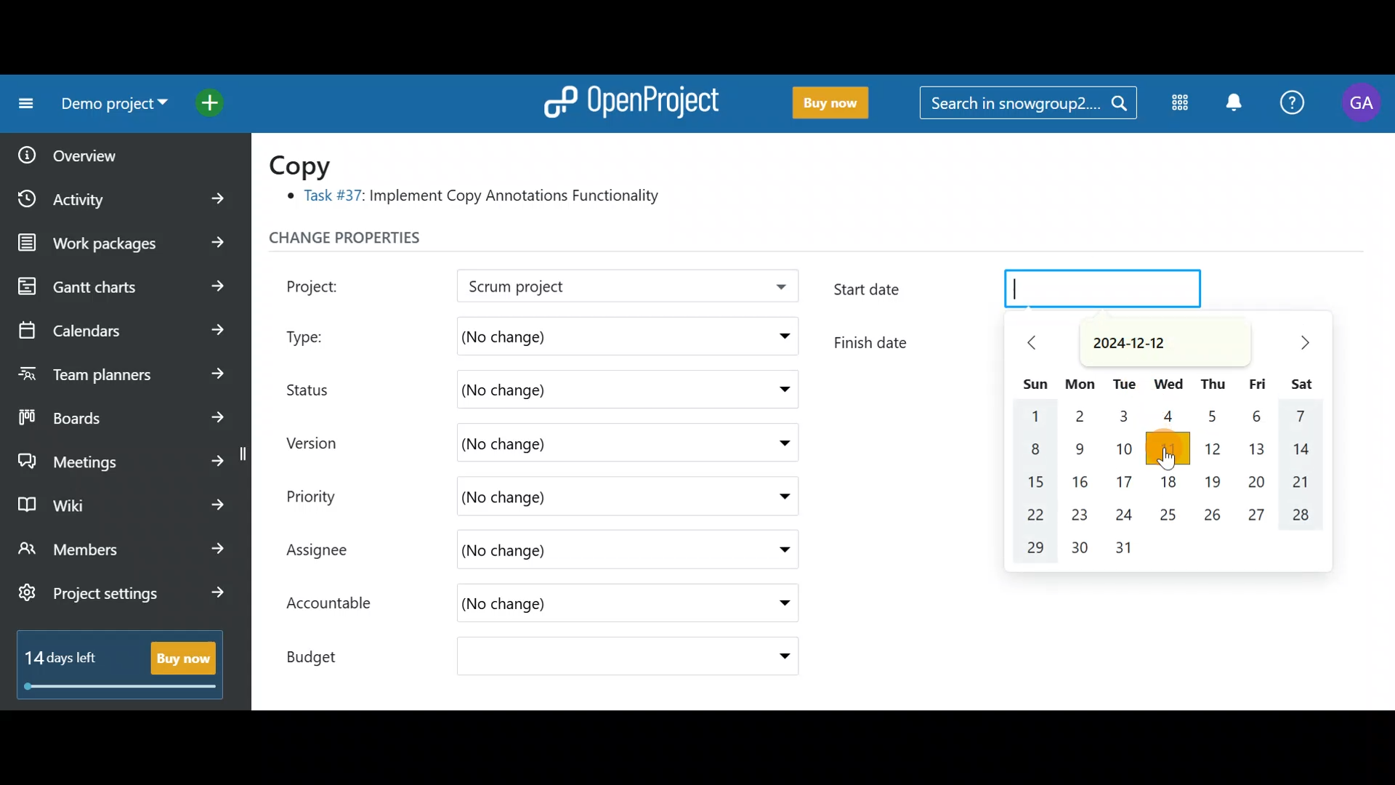  I want to click on Fri, so click(1258, 386).